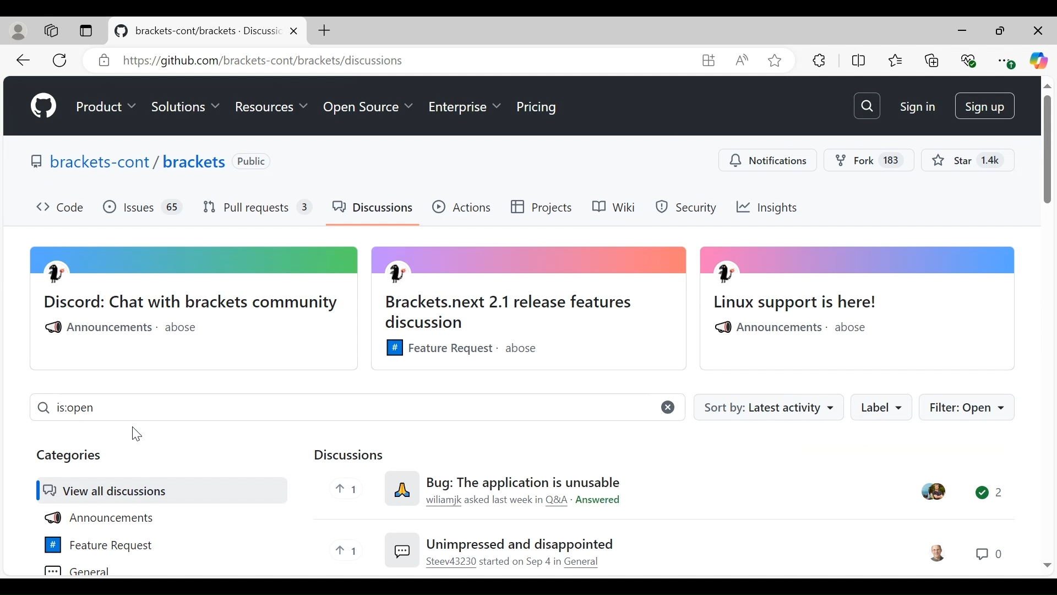 This screenshot has width=1057, height=595. Describe the element at coordinates (987, 491) in the screenshot. I see `Chat` at that location.